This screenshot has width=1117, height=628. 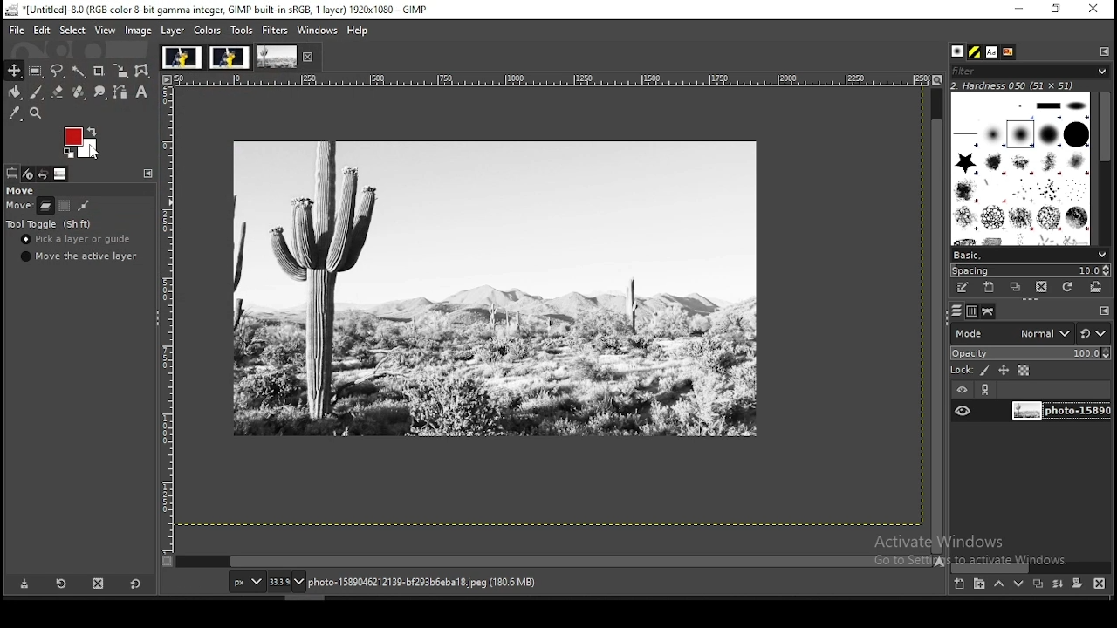 I want to click on layer visibility, so click(x=961, y=391).